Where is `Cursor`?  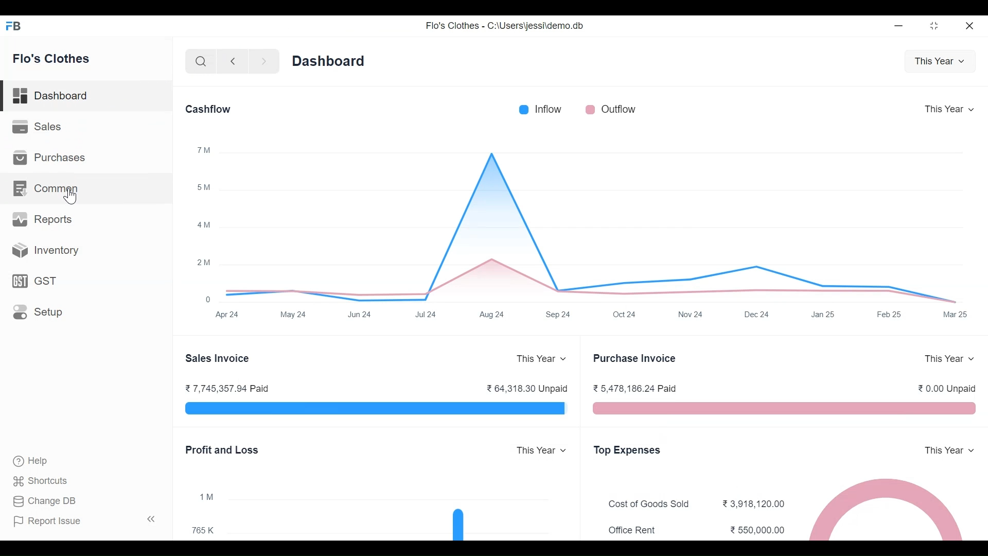 Cursor is located at coordinates (73, 196).